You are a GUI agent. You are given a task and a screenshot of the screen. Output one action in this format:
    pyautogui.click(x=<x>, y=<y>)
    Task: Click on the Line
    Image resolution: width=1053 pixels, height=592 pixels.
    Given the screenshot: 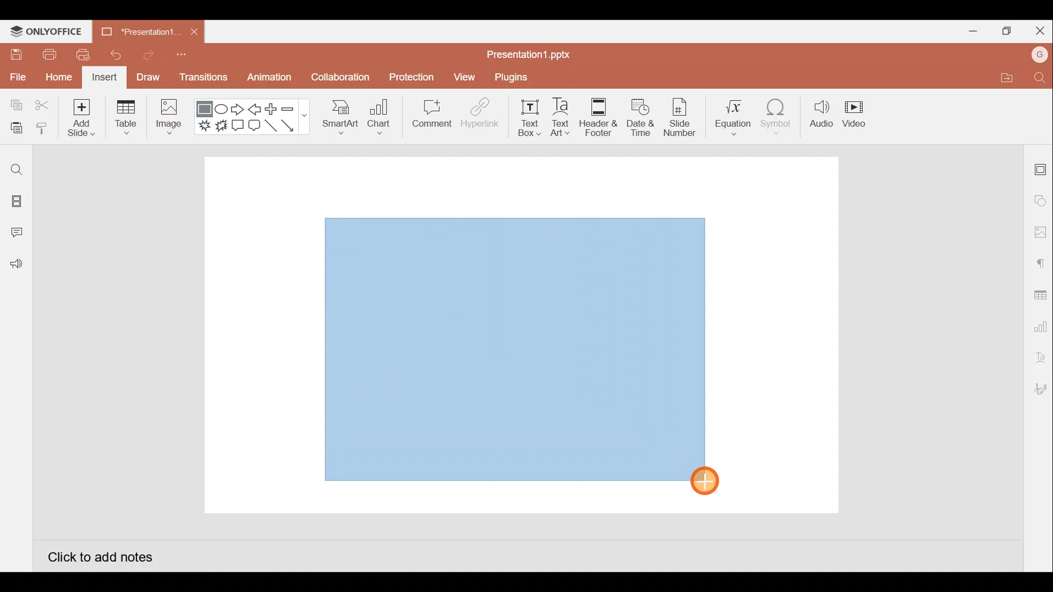 What is the action you would take?
    pyautogui.click(x=271, y=126)
    